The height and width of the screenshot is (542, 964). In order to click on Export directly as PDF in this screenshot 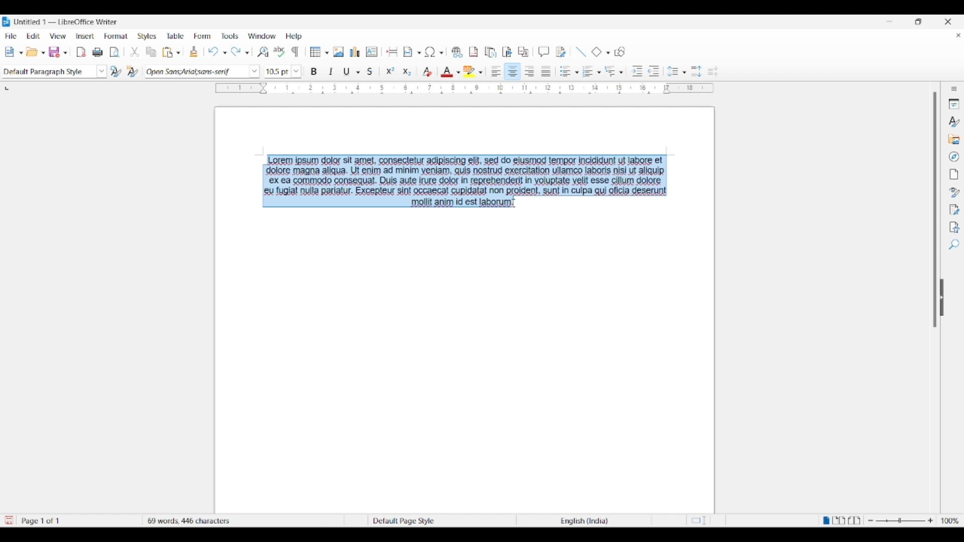, I will do `click(81, 52)`.